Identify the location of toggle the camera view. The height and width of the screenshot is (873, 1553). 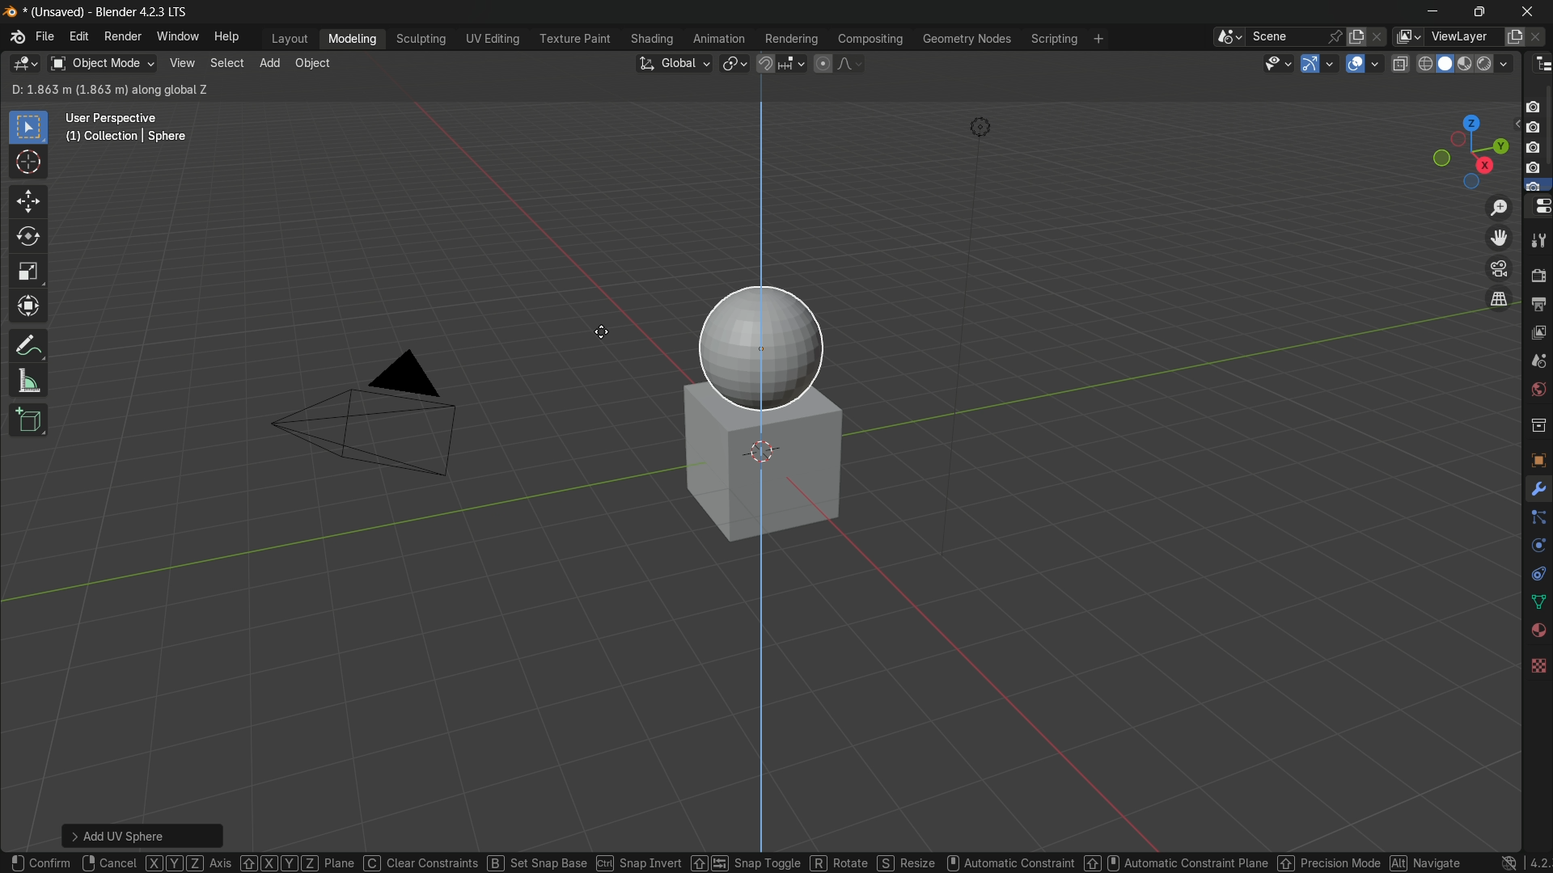
(1499, 268).